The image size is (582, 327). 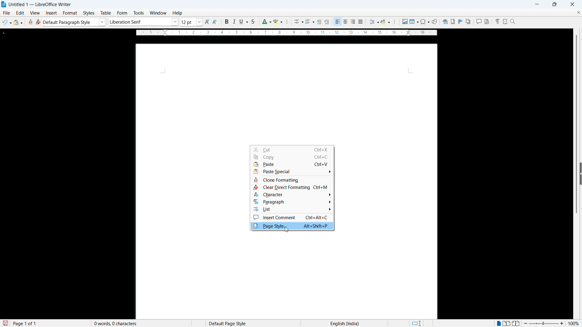 I want to click on help , so click(x=178, y=13).